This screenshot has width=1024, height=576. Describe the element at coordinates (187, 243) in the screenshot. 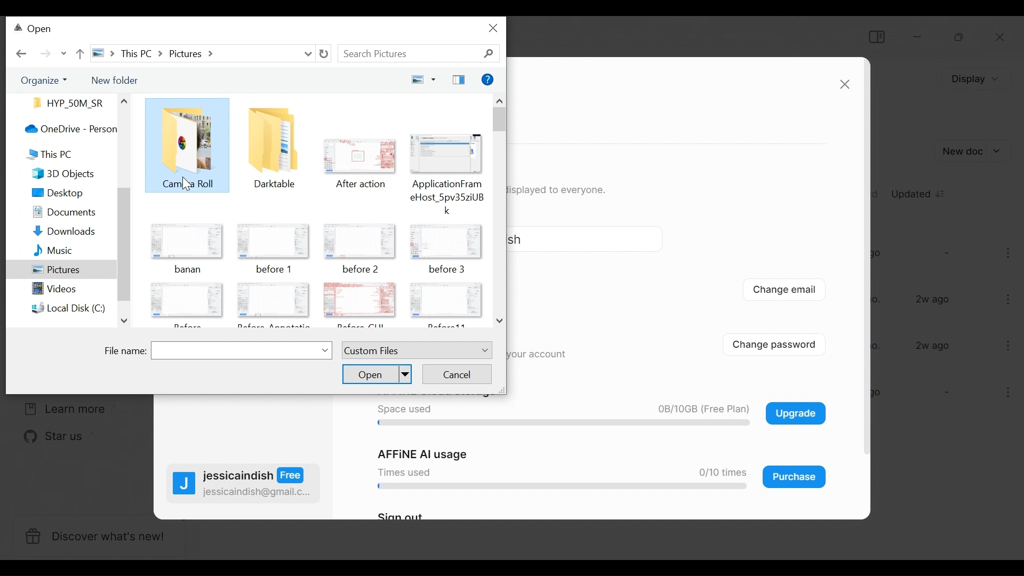

I see `icon` at that location.